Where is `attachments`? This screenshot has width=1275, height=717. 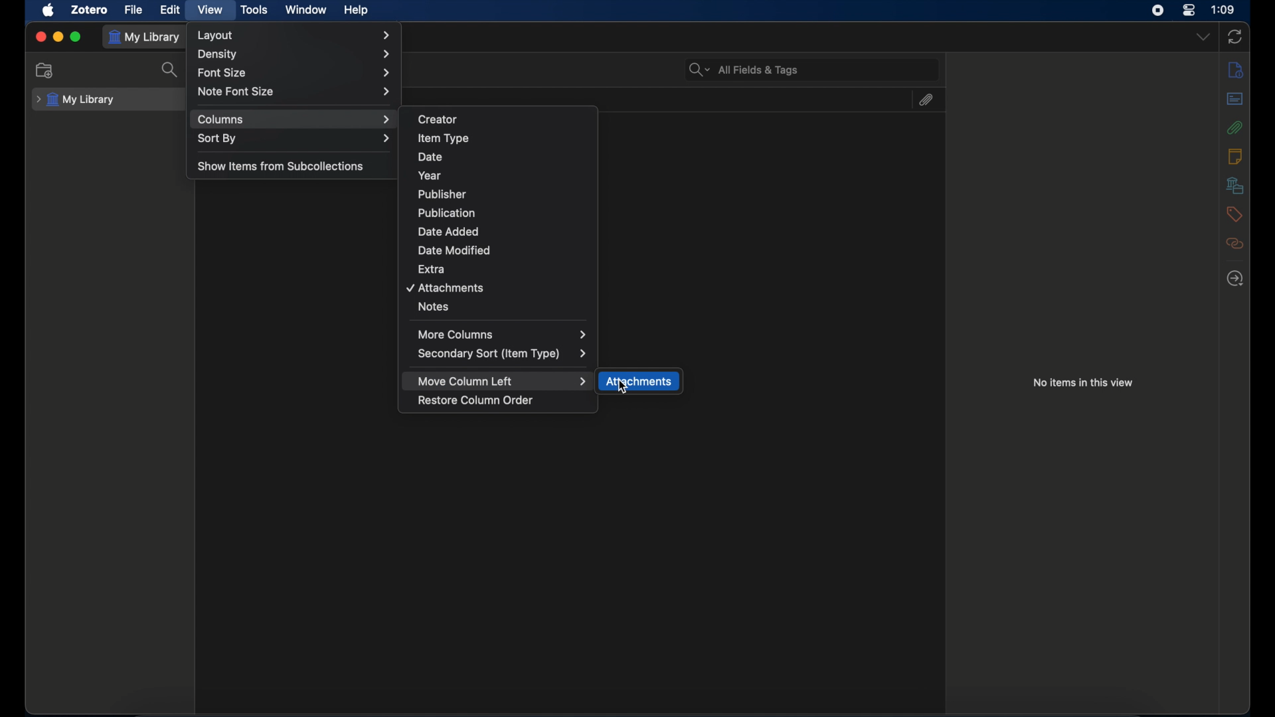 attachments is located at coordinates (446, 288).